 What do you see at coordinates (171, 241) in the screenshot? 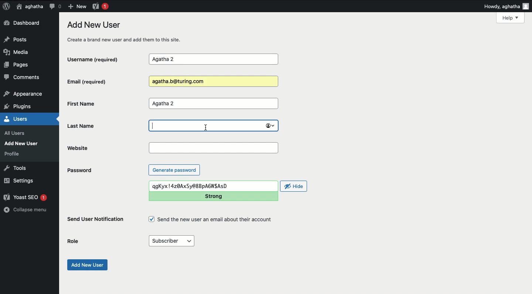
I see `Subscriber` at bounding box center [171, 241].